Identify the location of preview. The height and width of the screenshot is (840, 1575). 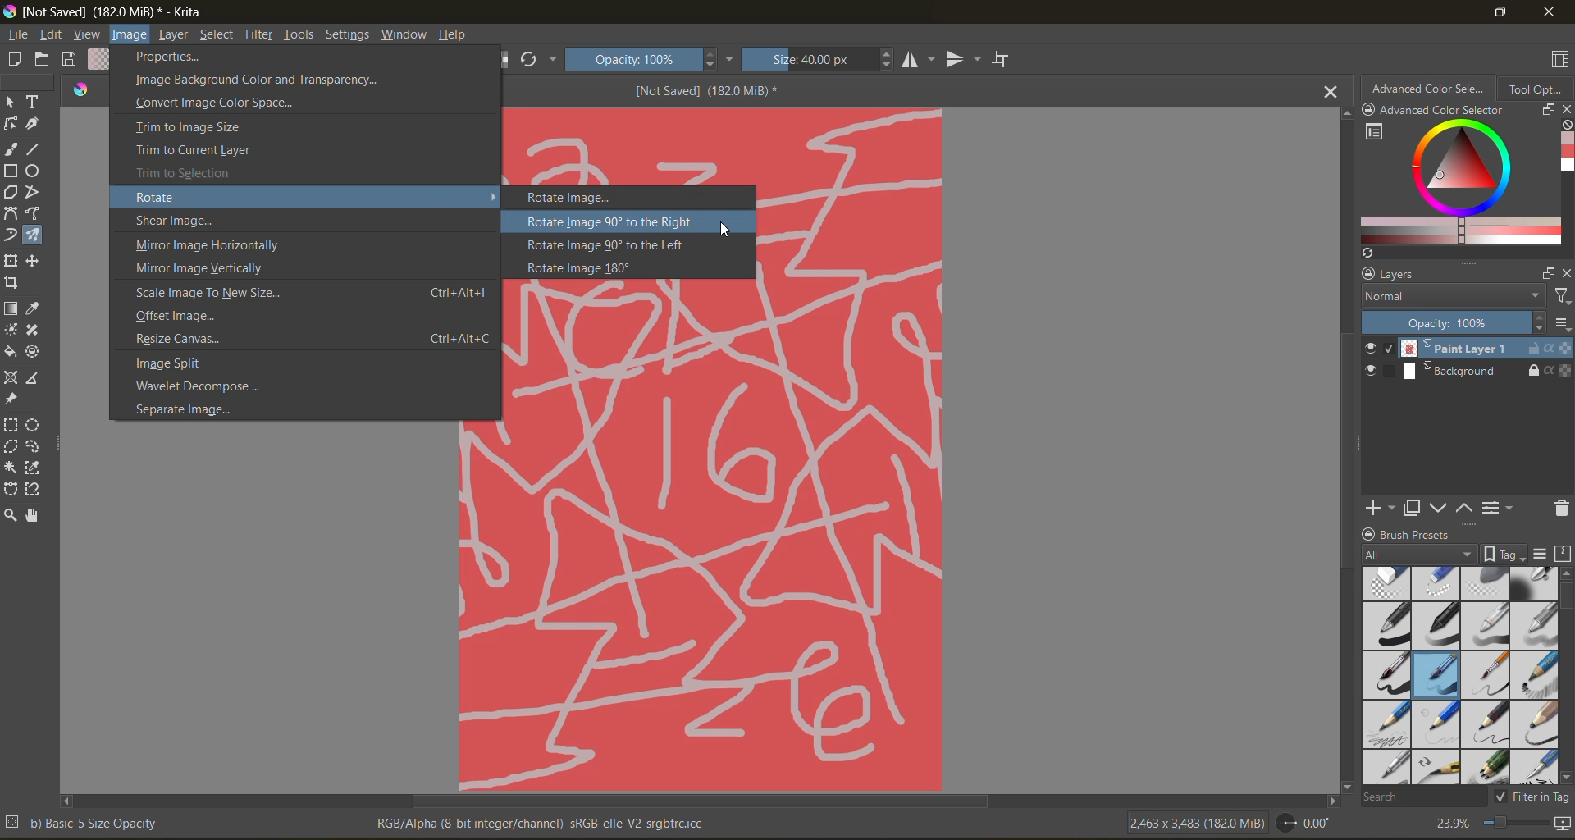
(1373, 361).